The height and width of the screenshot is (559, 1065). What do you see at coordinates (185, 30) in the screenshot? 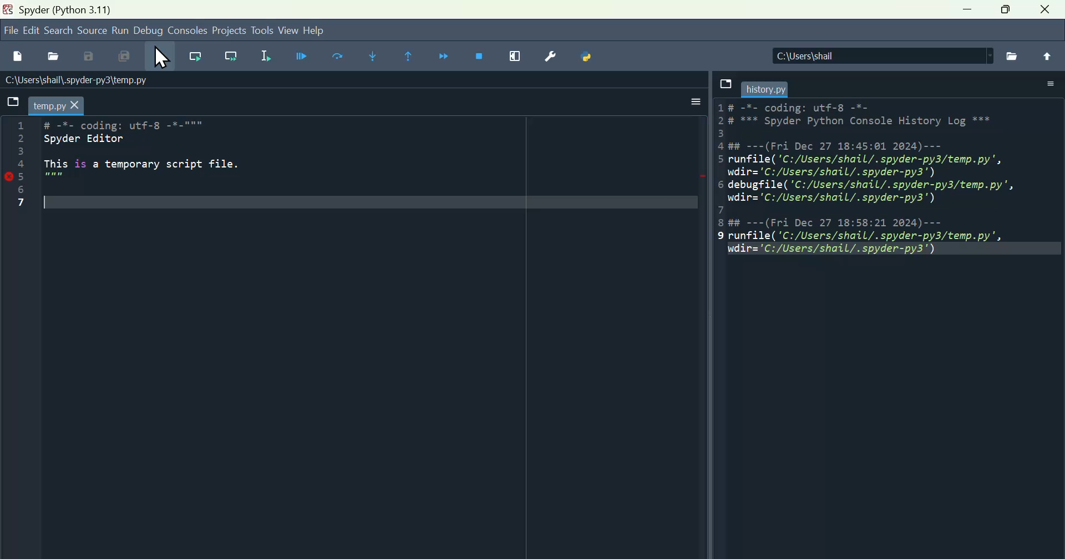
I see `Console` at bounding box center [185, 30].